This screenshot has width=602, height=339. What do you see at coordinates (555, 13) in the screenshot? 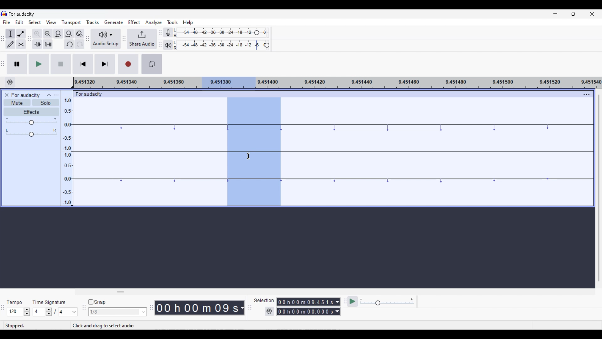
I see `Minimize` at bounding box center [555, 13].